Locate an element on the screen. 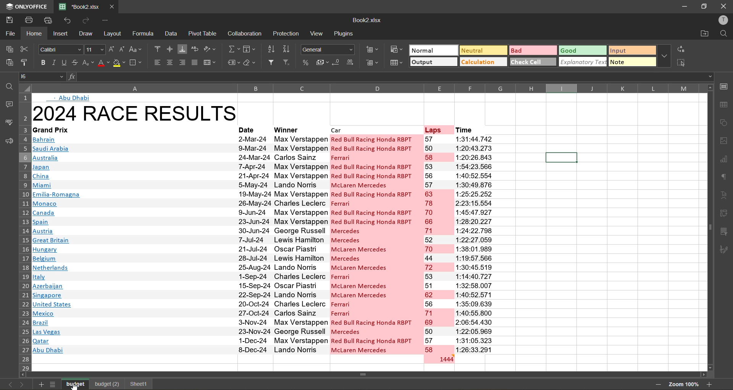  row numbers is located at coordinates (24, 235).